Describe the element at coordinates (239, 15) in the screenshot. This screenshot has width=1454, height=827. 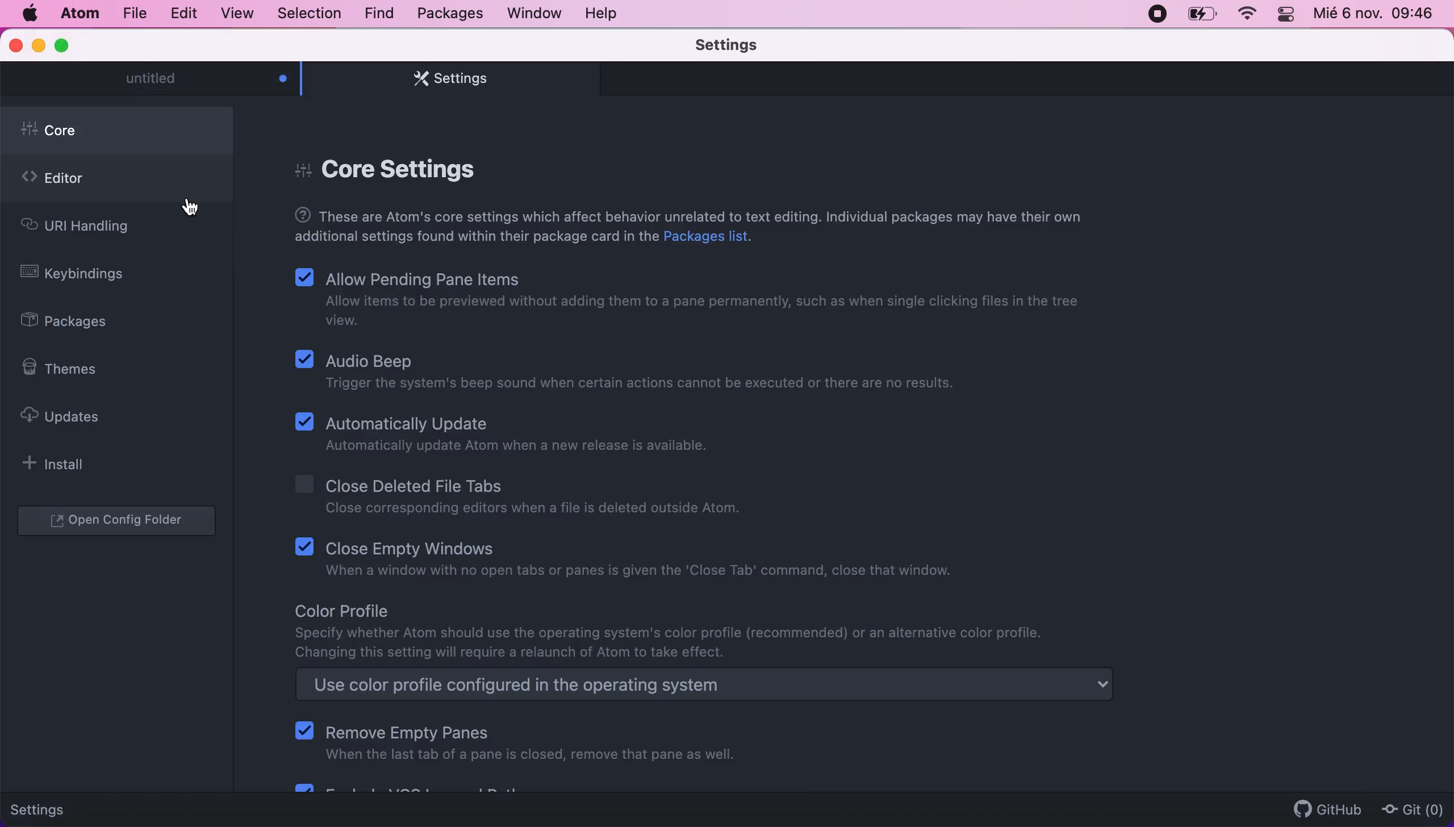
I see `view` at that location.